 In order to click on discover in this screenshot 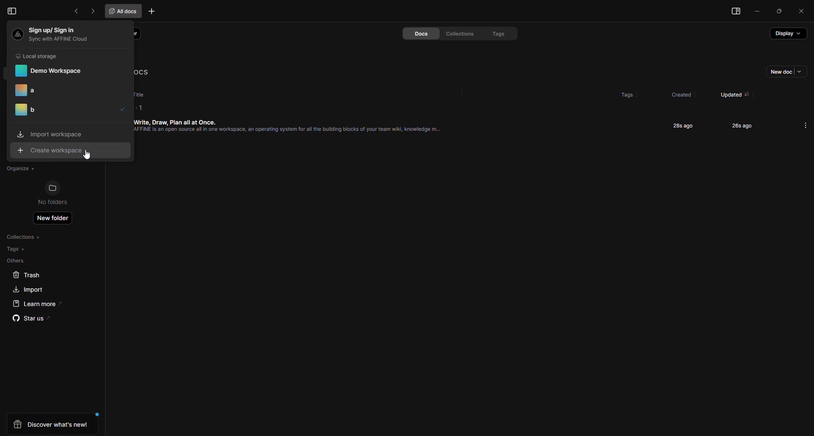, I will do `click(52, 424)`.